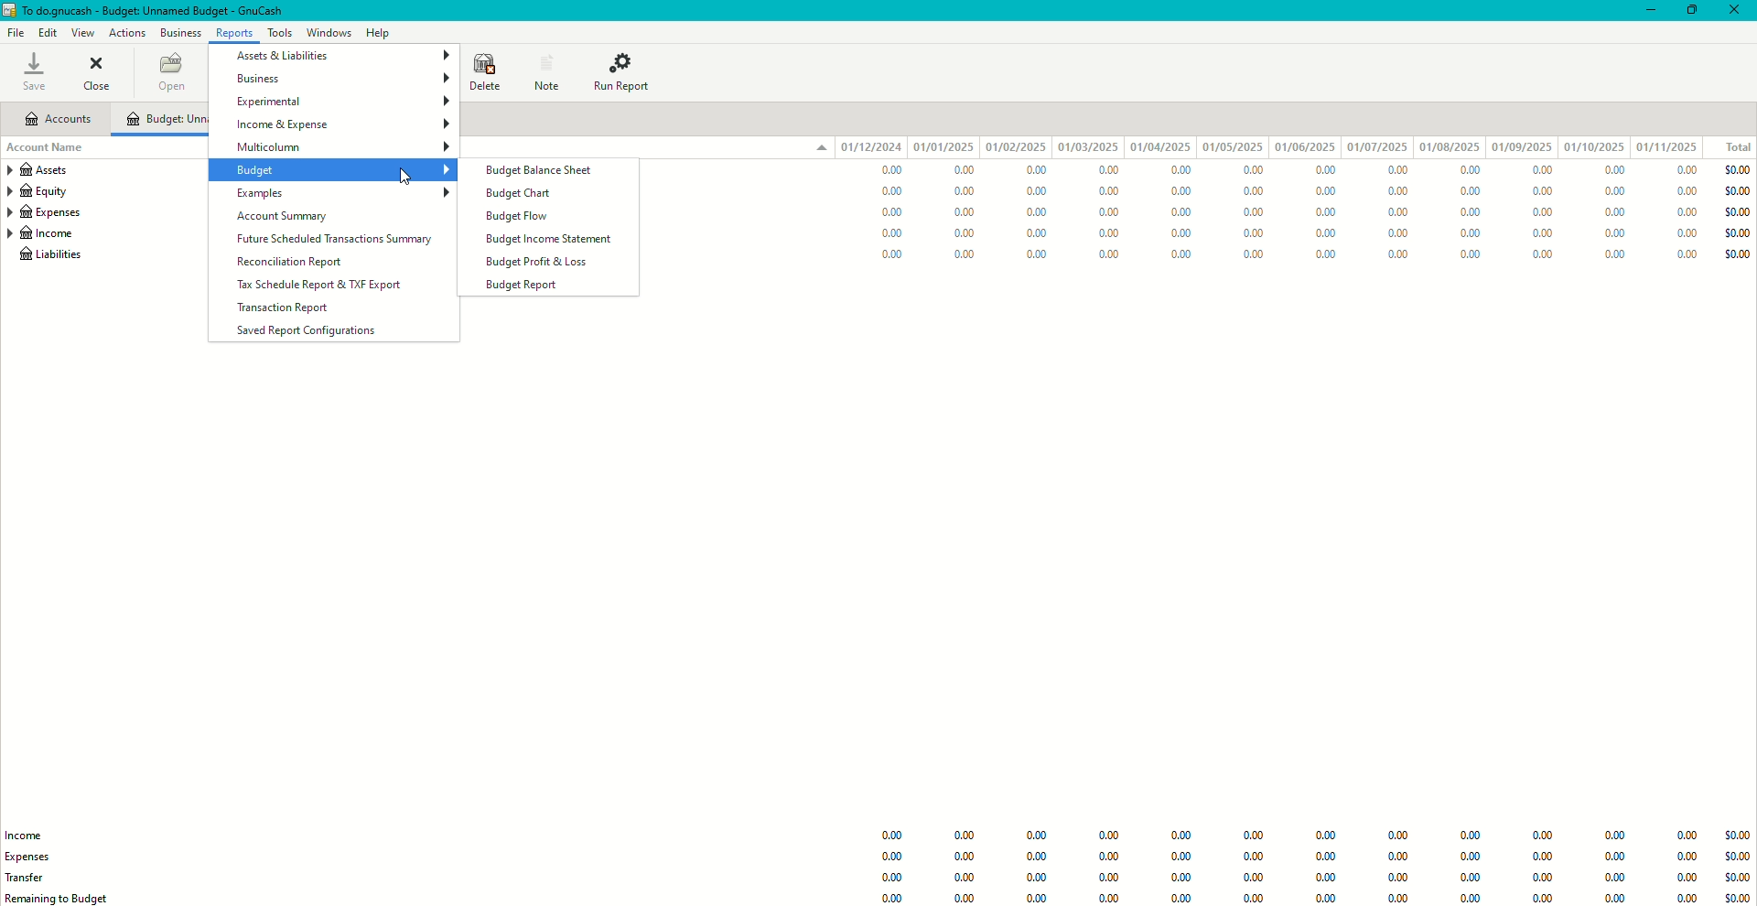  Describe the element at coordinates (180, 31) in the screenshot. I see `Business` at that location.